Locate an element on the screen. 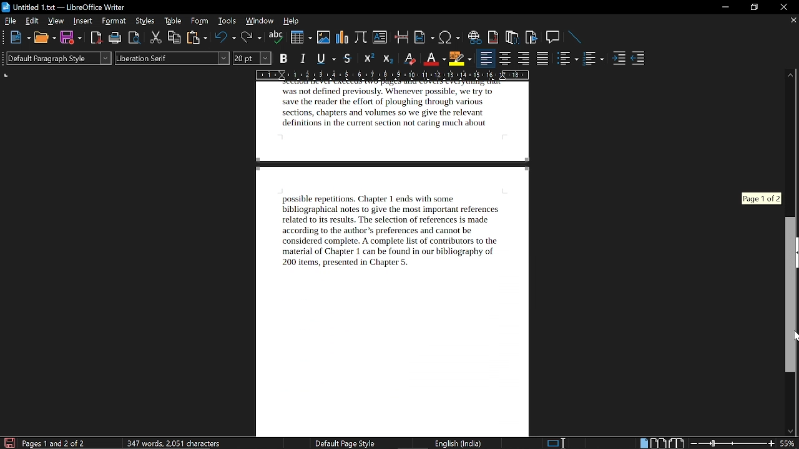 This screenshot has height=449, width=799. close is located at coordinates (782, 7).